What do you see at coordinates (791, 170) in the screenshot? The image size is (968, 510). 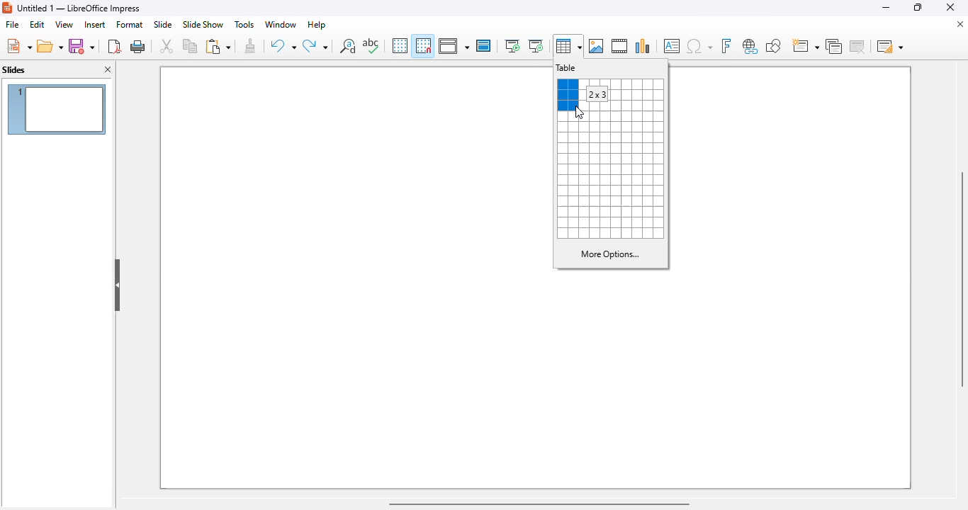 I see `slide 1` at bounding box center [791, 170].